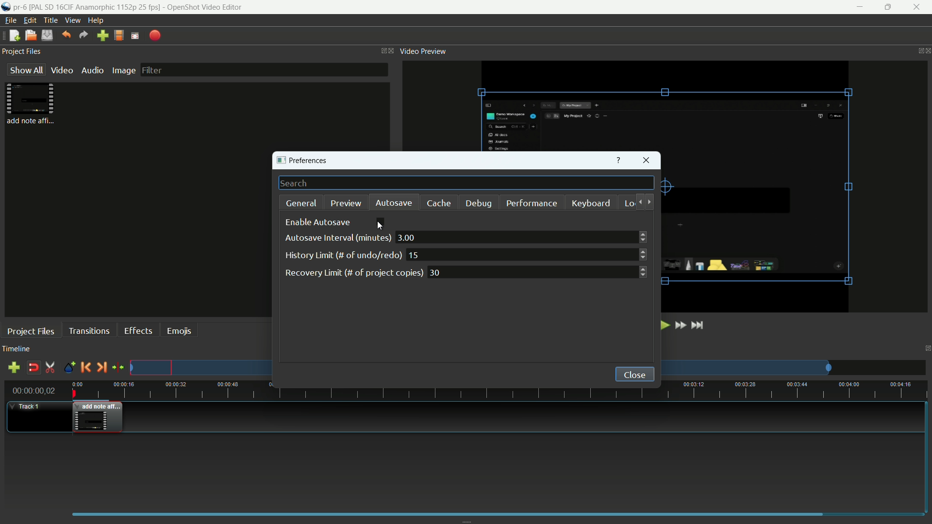  Describe the element at coordinates (135, 36) in the screenshot. I see `full screen` at that location.